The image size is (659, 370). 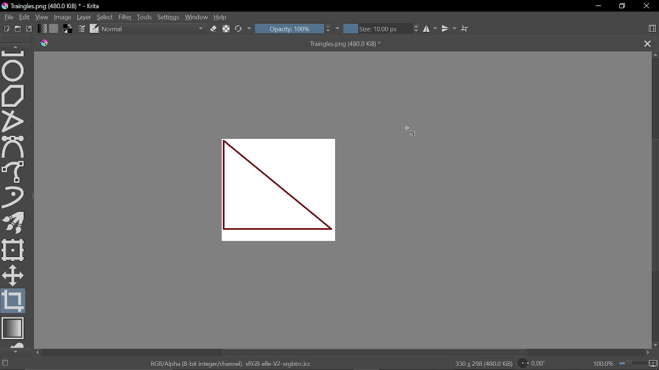 I want to click on Select, so click(x=106, y=17).